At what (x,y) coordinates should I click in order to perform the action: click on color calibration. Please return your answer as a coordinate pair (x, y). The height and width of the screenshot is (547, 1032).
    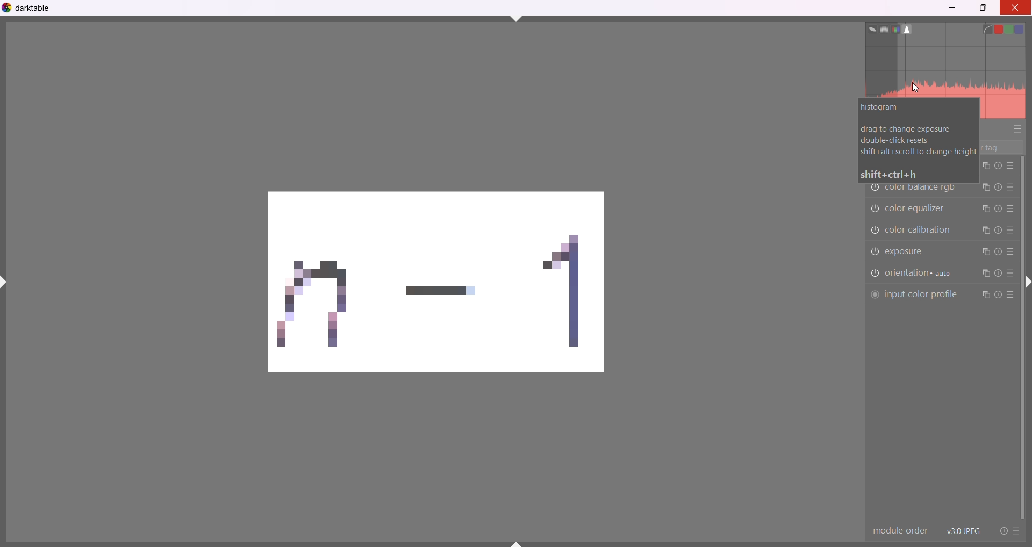
    Looking at the image, I should click on (923, 229).